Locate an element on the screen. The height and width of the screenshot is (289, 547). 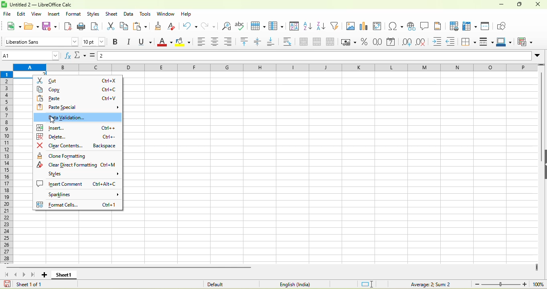
horizontal scroll bar is located at coordinates (130, 267).